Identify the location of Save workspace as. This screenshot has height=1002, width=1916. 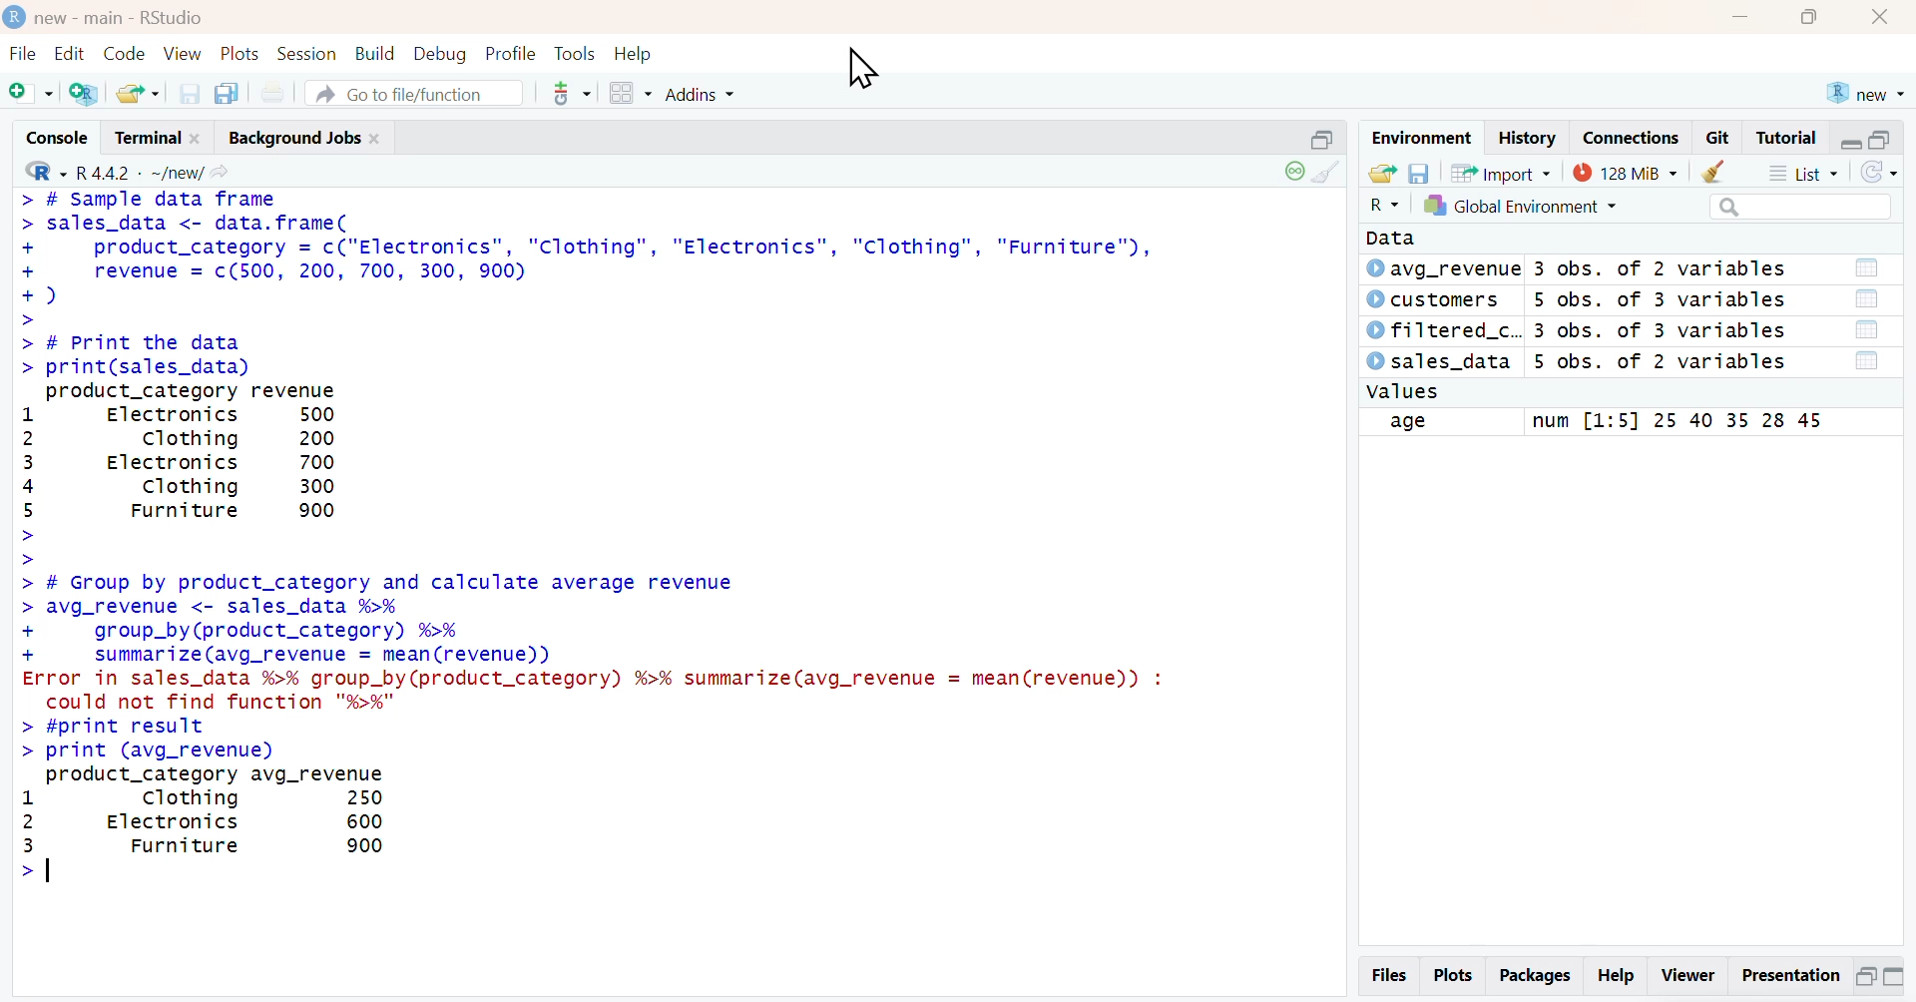
(1419, 174).